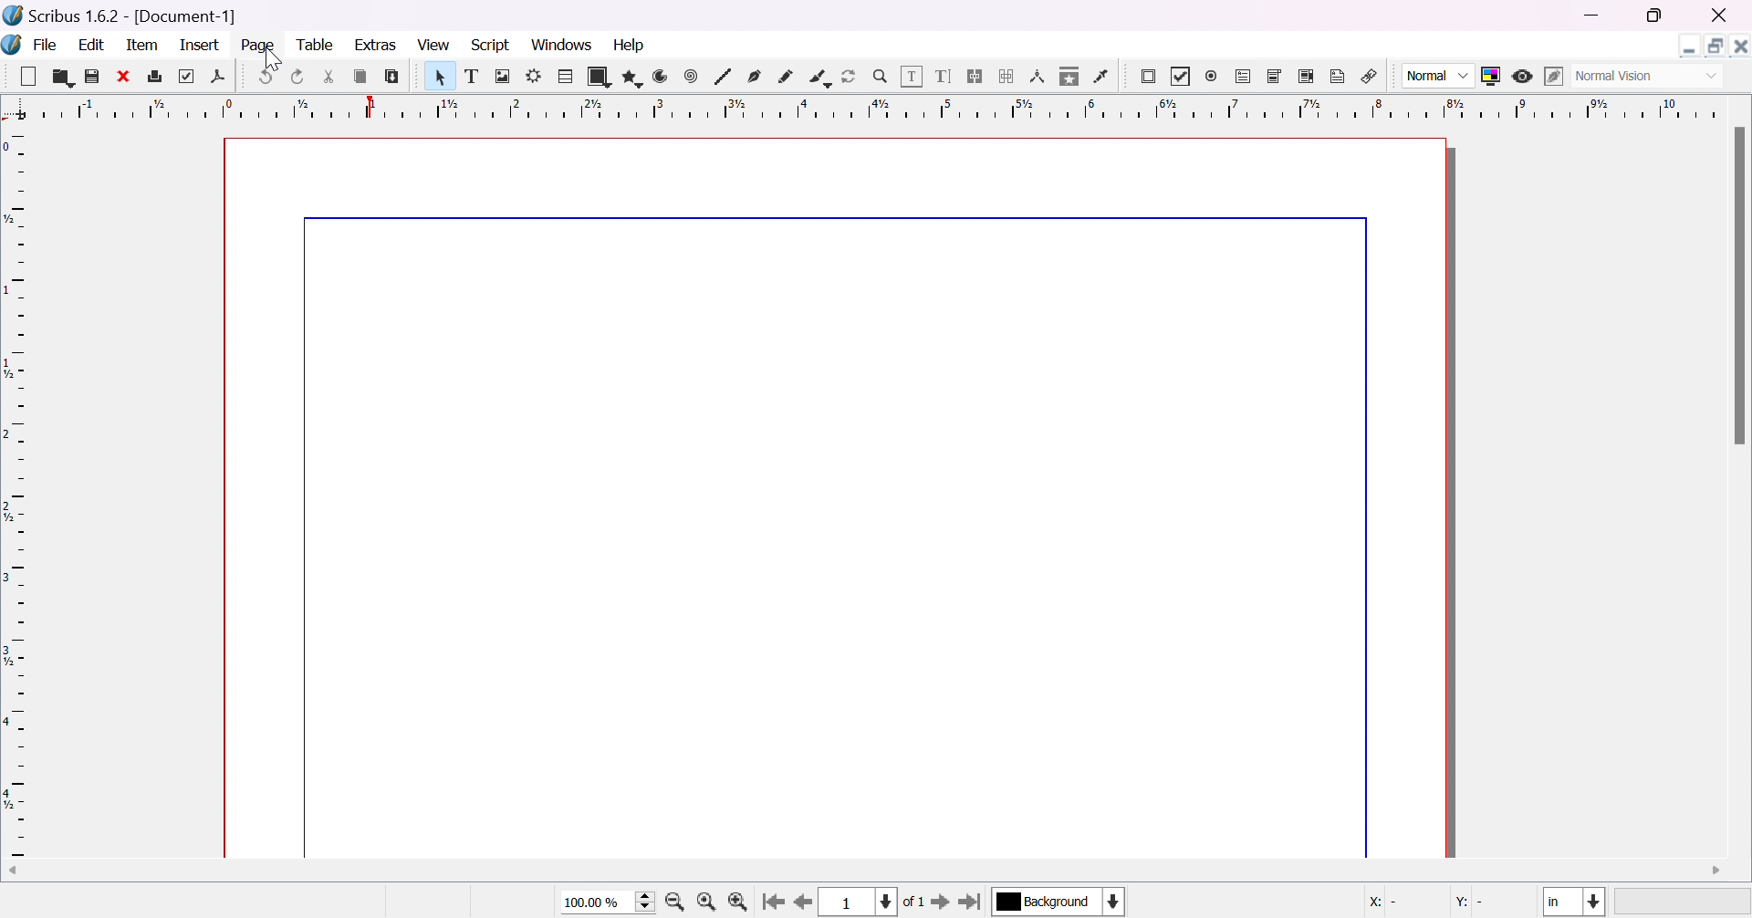  I want to click on paste, so click(391, 75).